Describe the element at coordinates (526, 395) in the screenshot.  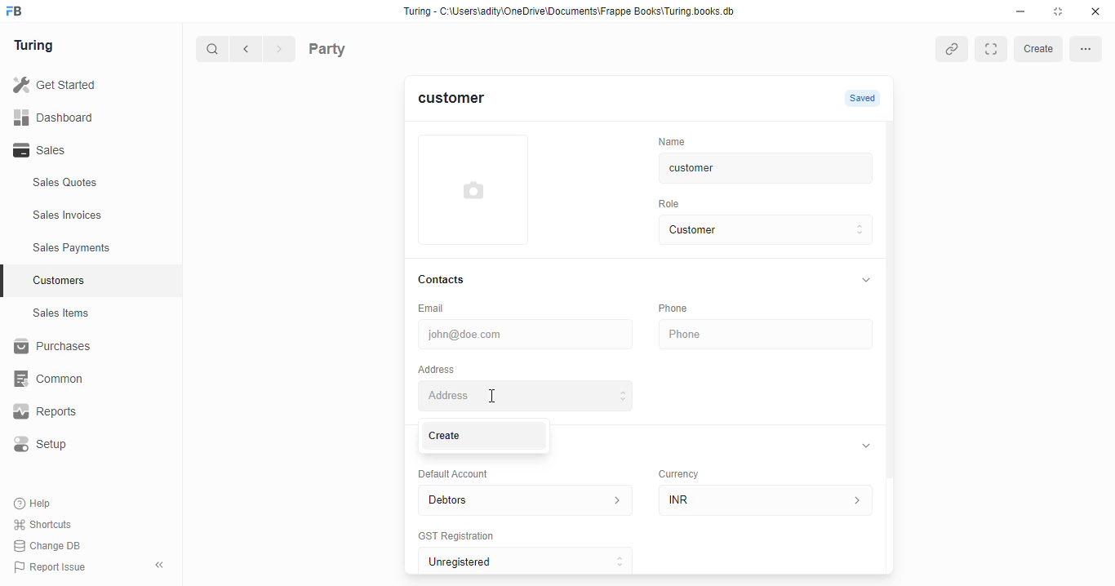
I see `Address` at that location.